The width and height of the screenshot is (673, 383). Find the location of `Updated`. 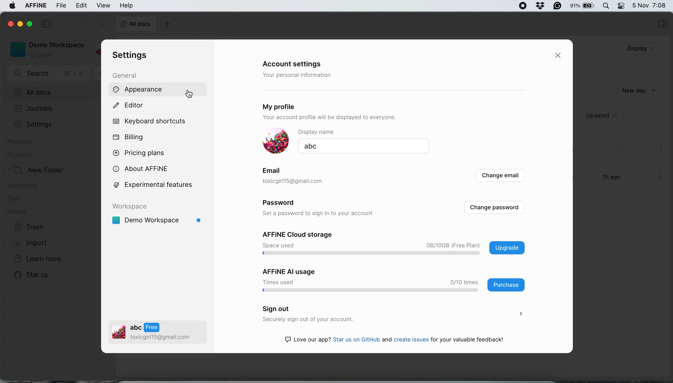

Updated is located at coordinates (600, 115).